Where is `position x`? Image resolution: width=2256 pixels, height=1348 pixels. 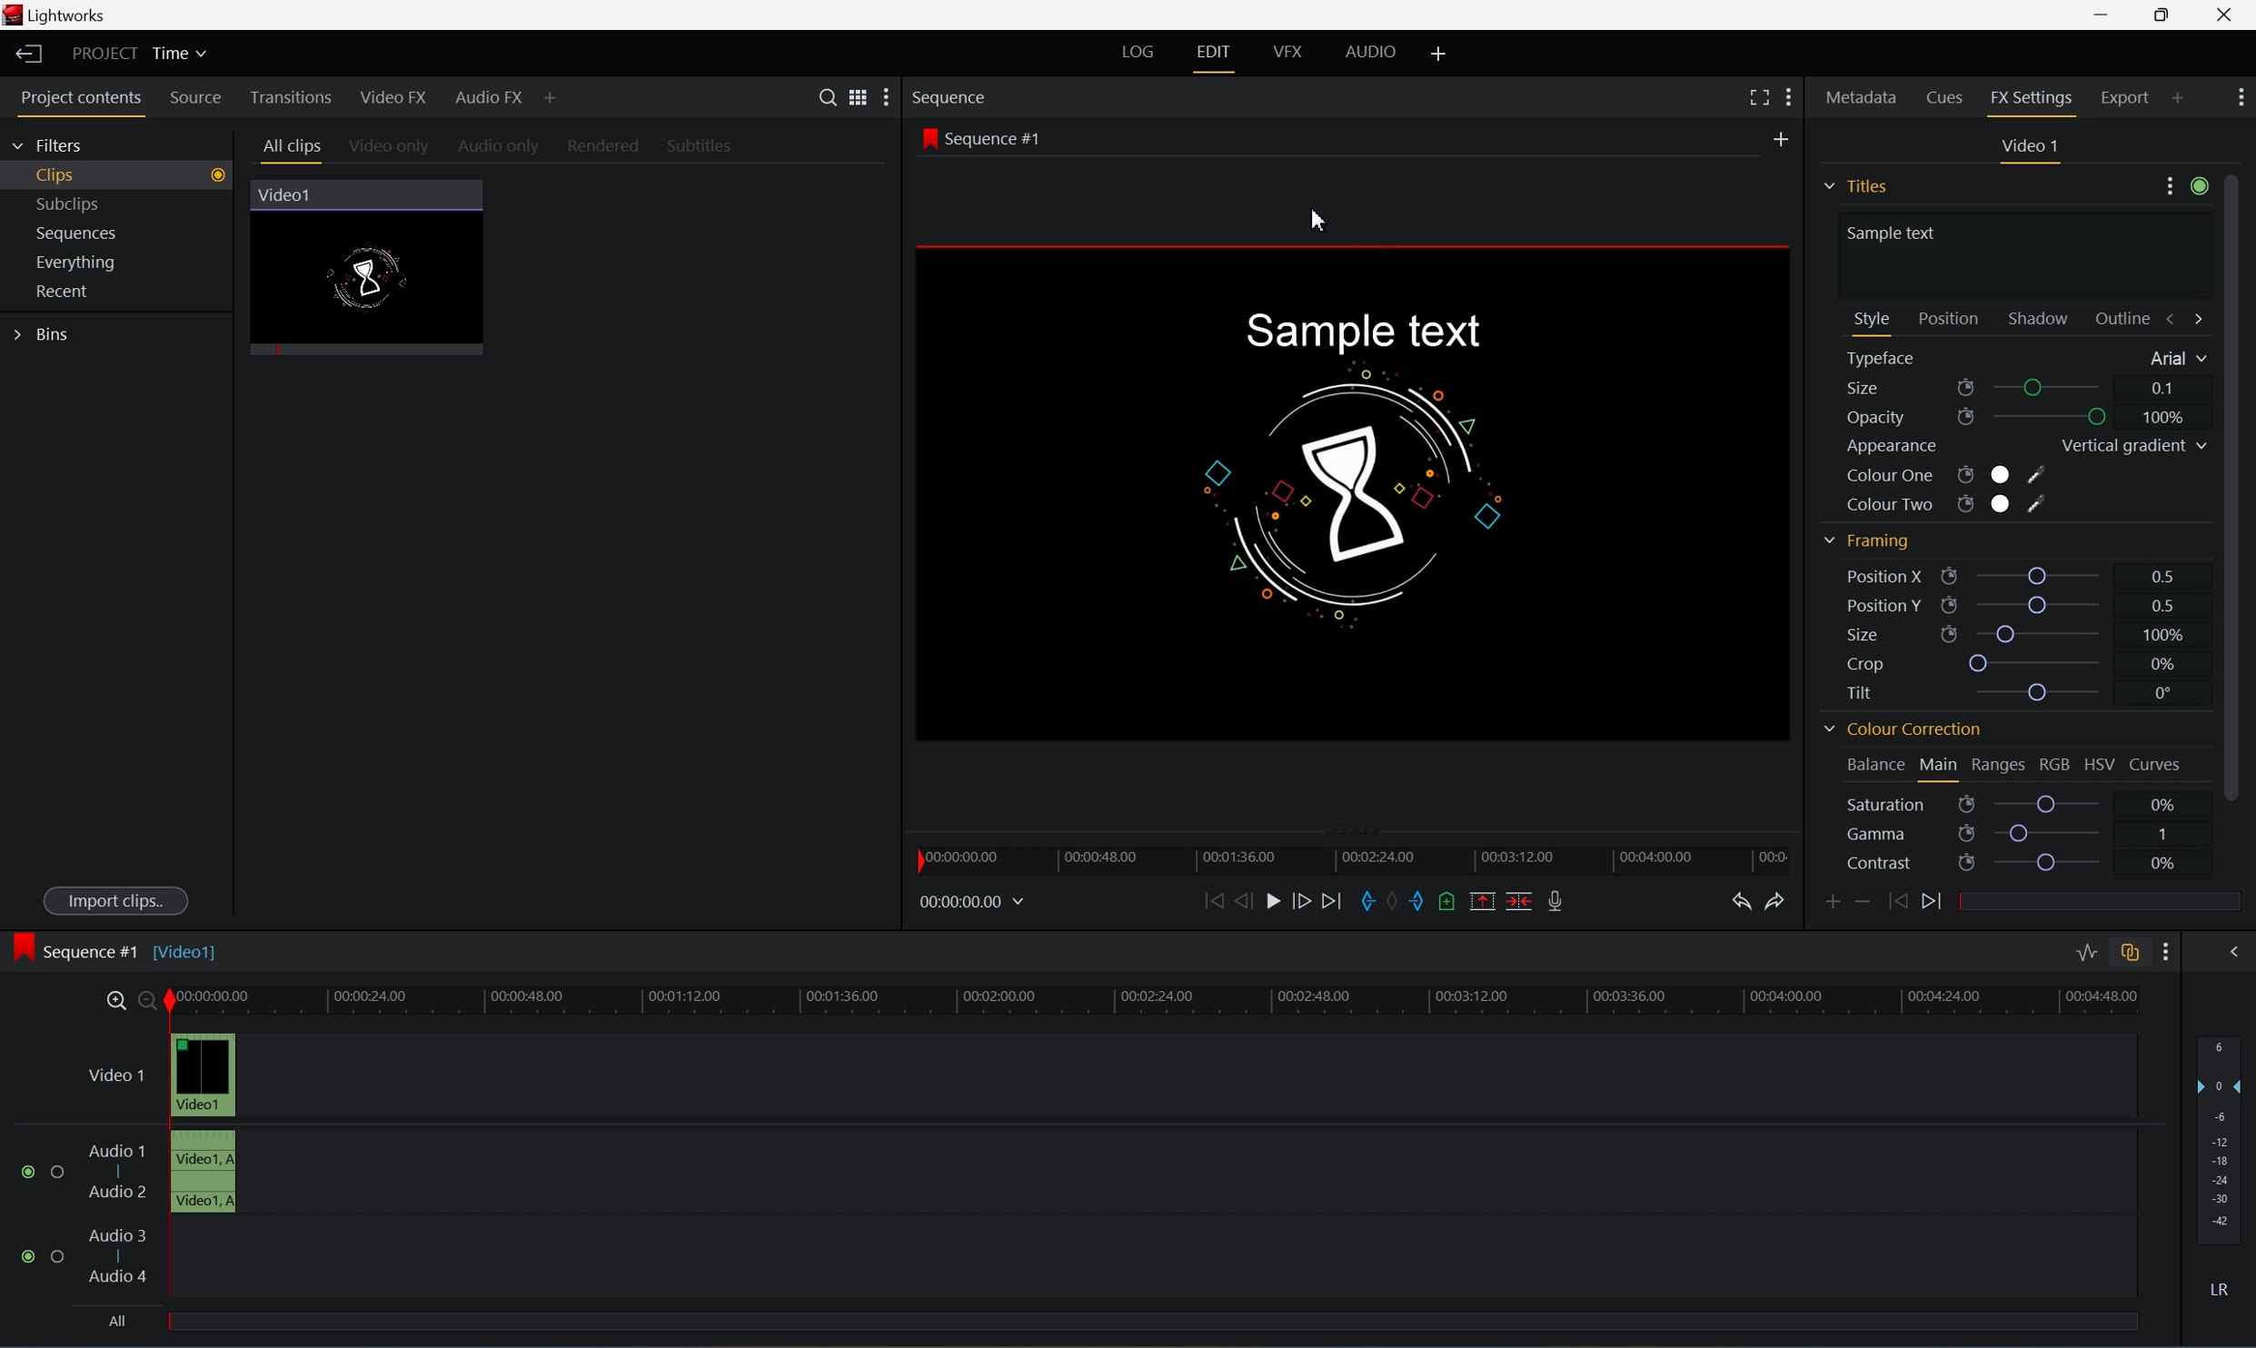
position x is located at coordinates (1903, 576).